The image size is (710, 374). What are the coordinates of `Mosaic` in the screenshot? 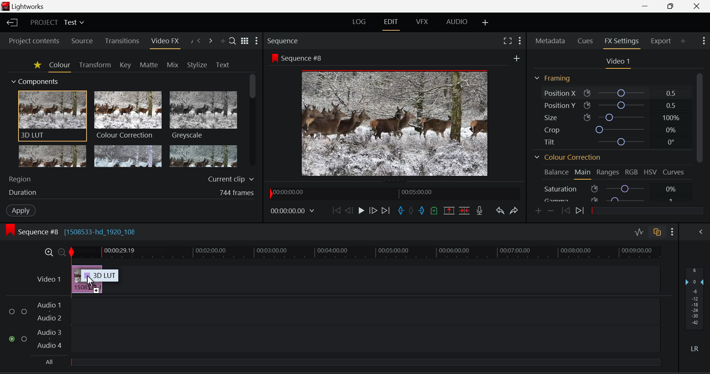 It's located at (128, 157).